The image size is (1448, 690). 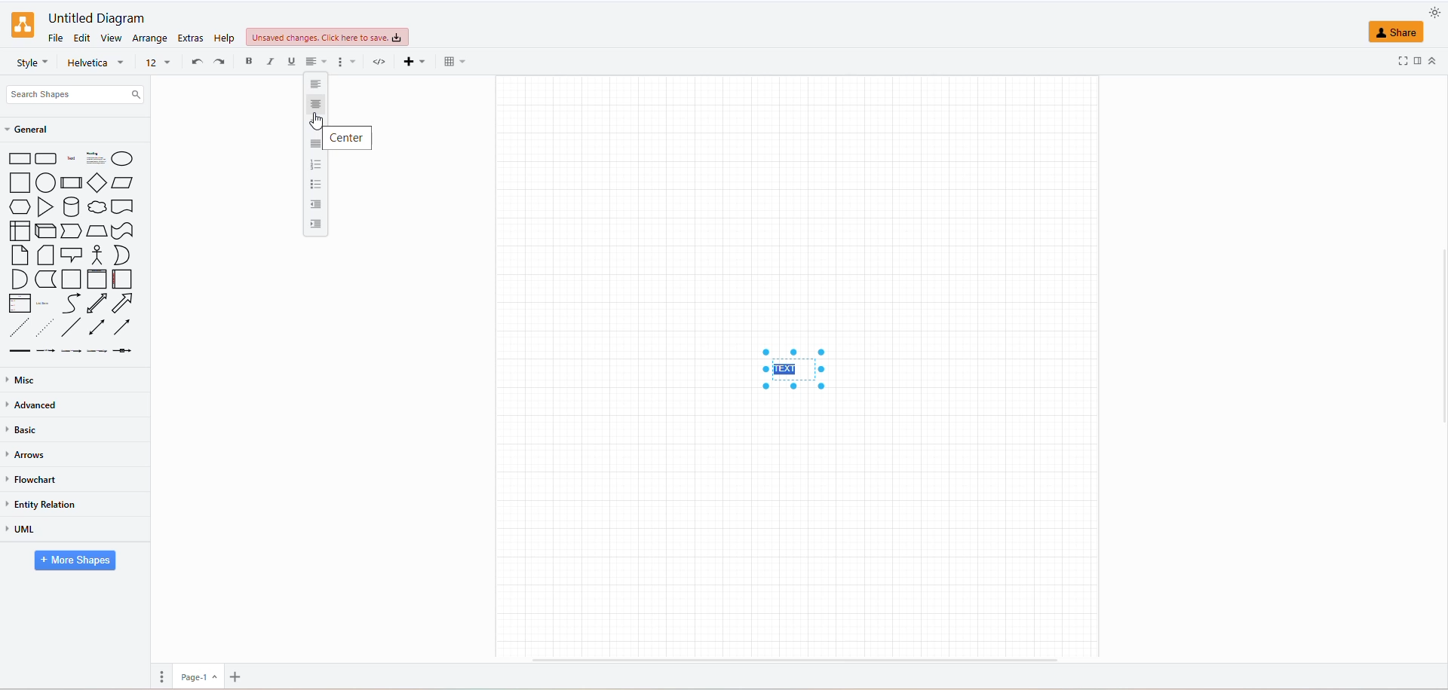 I want to click on unsaved changes click here to save, so click(x=325, y=38).